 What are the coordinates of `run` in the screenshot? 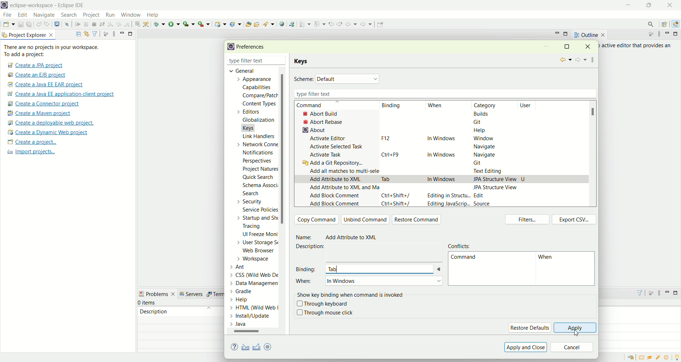 It's located at (109, 15).